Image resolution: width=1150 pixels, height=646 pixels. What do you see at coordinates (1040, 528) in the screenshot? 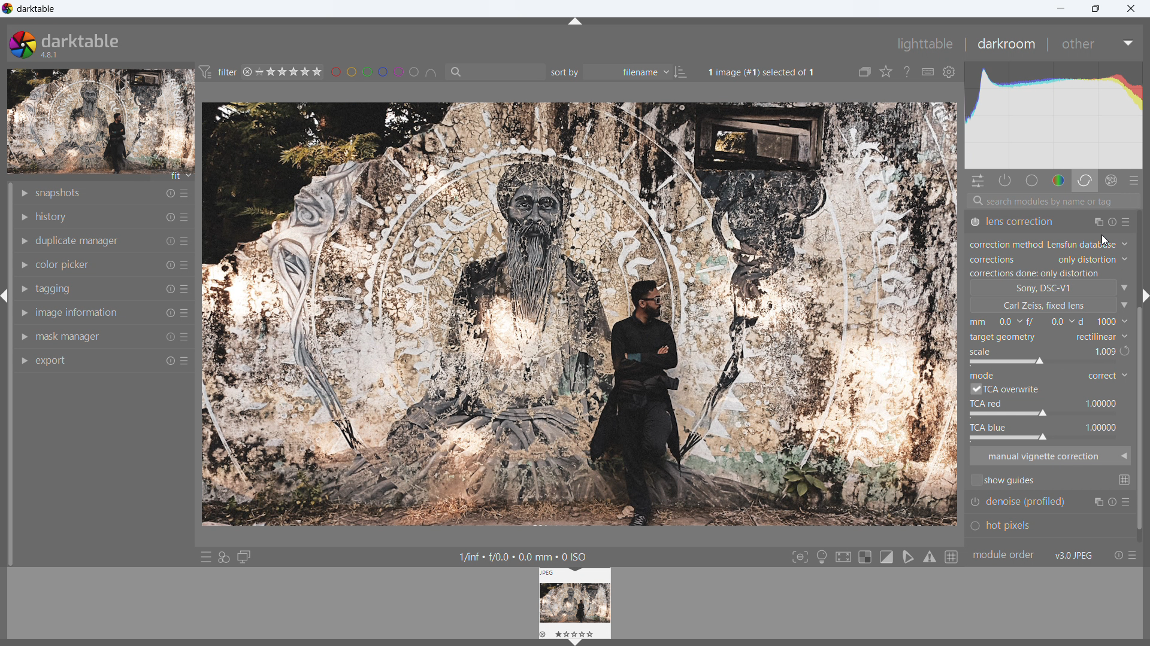
I see `hot pixels` at bounding box center [1040, 528].